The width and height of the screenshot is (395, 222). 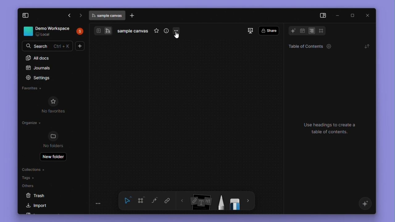 I want to click on Collections, so click(x=33, y=169).